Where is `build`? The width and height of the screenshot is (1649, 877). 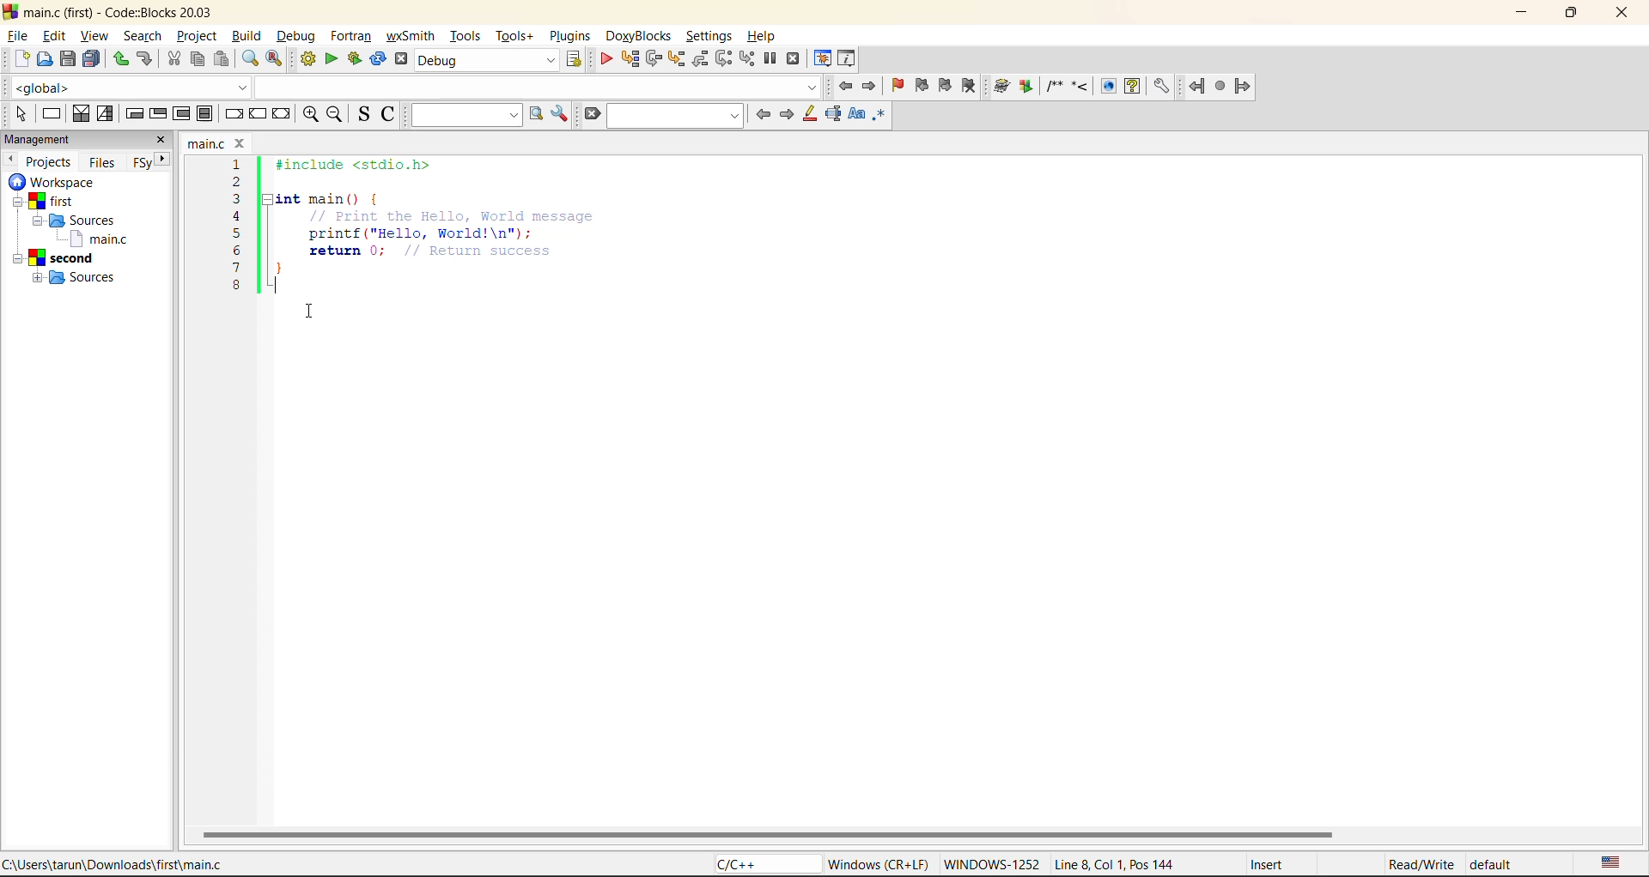
build is located at coordinates (307, 61).